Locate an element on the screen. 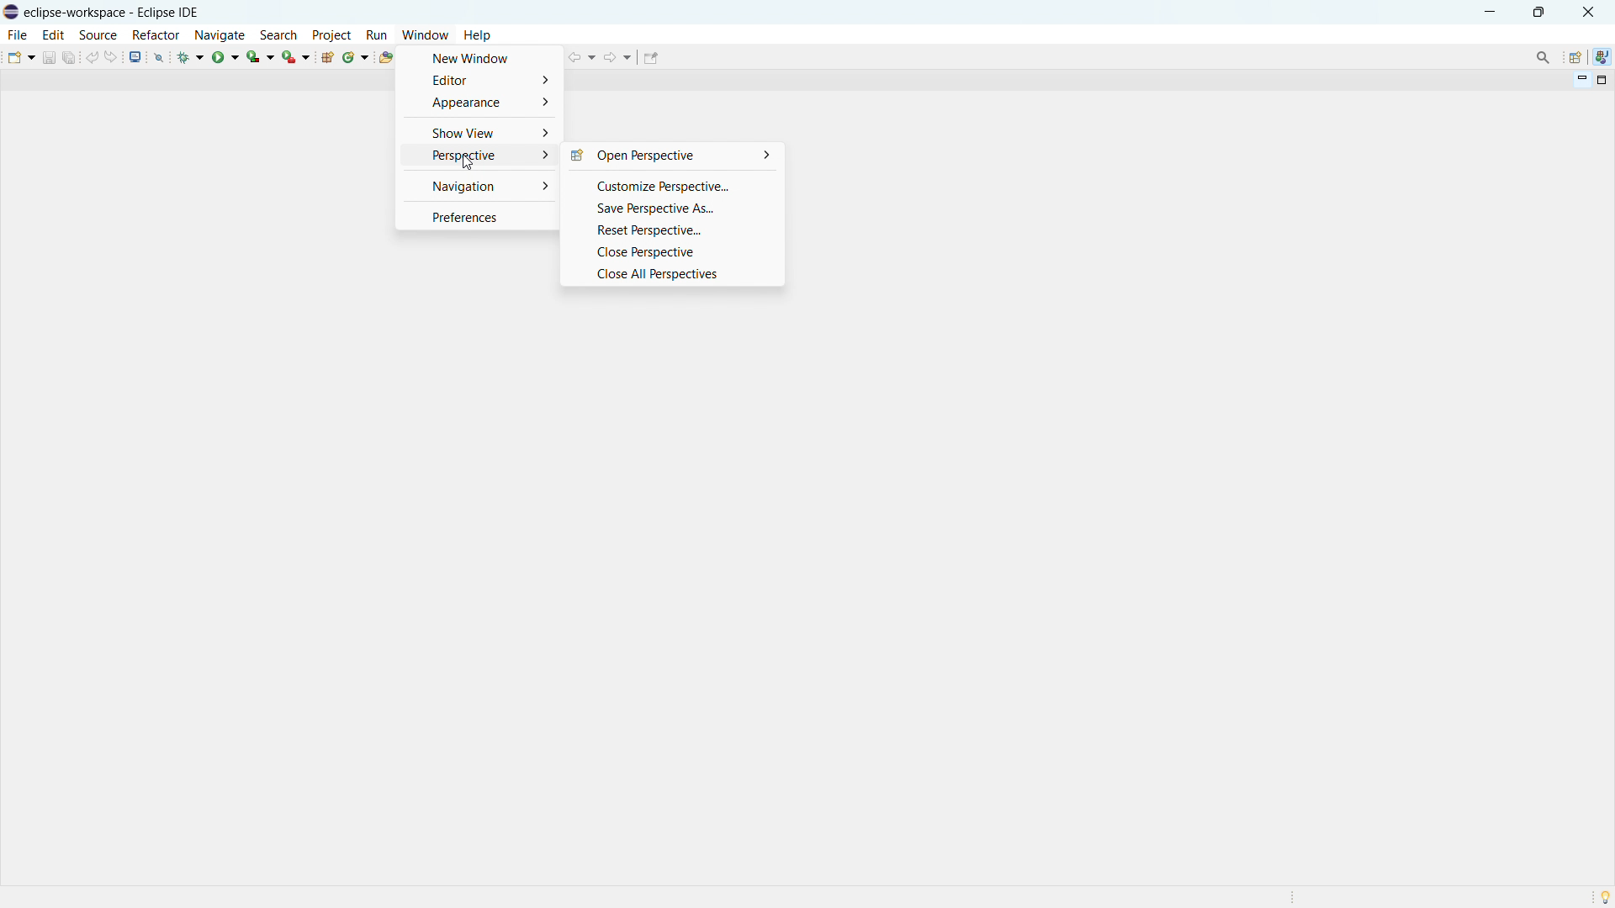  save is located at coordinates (49, 57).